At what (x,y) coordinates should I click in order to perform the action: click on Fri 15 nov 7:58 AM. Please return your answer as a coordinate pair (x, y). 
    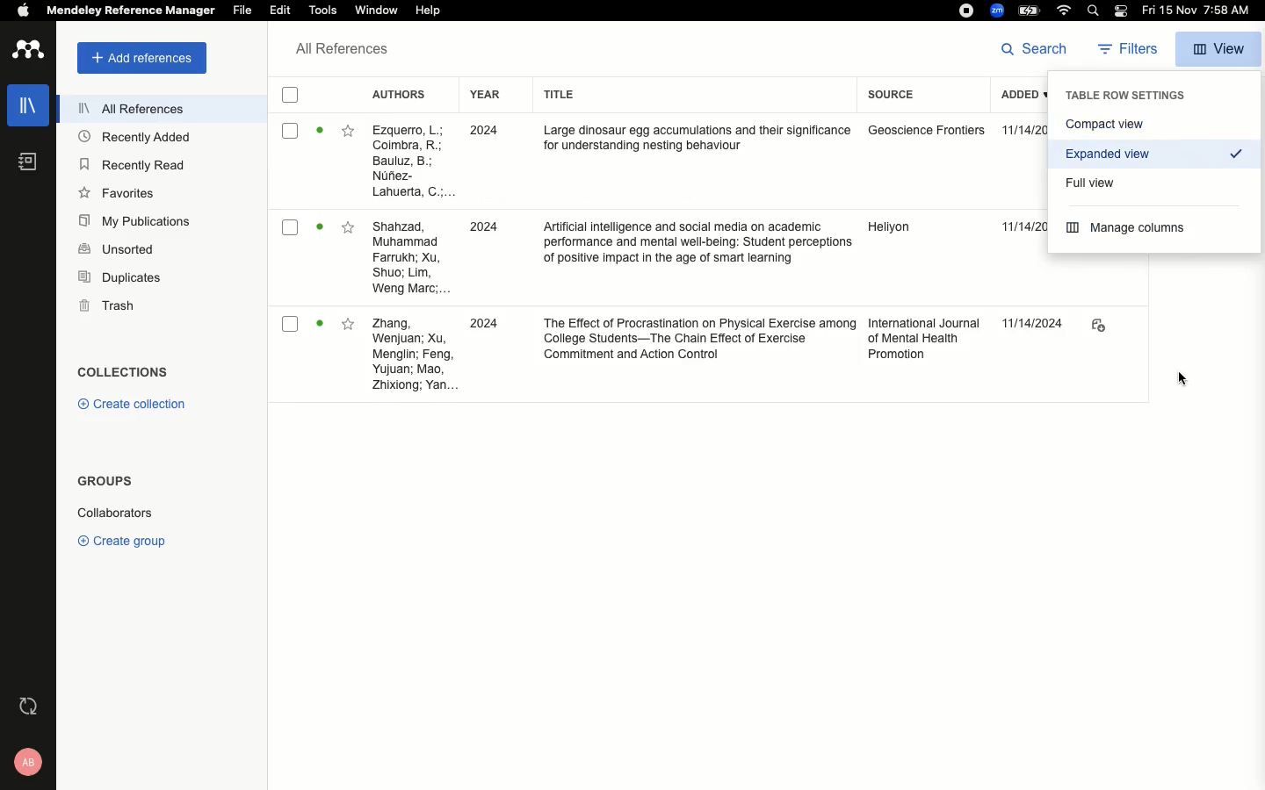
    Looking at the image, I should click on (1199, 11).